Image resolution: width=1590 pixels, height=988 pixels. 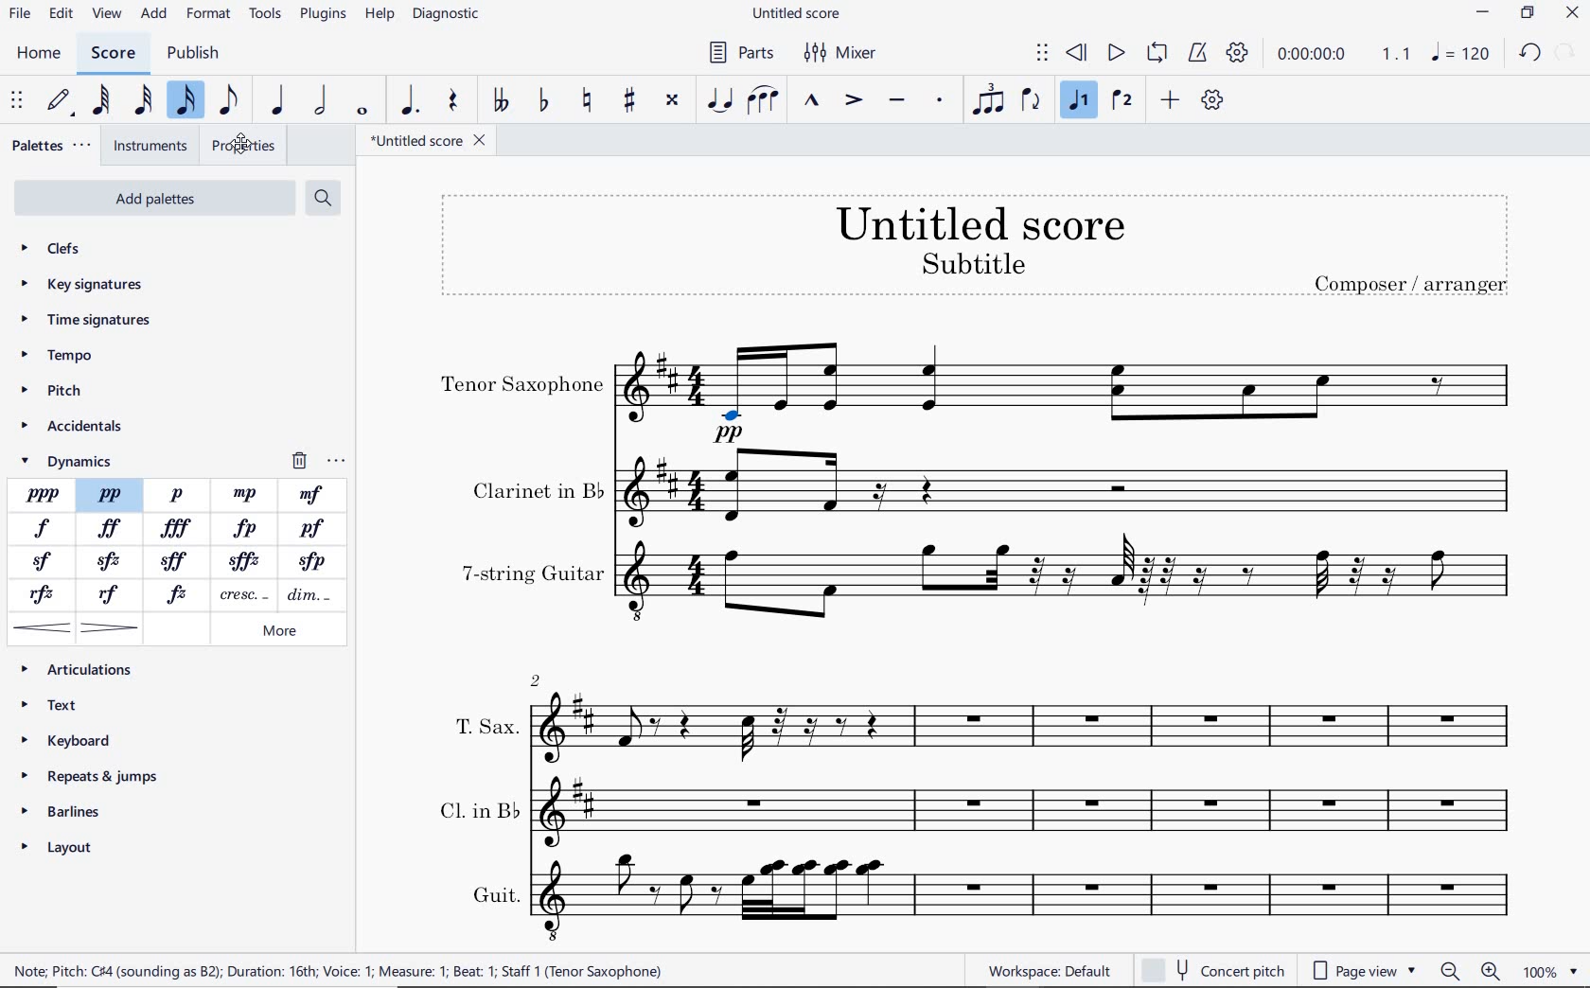 What do you see at coordinates (1072, 393) in the screenshot?
I see `Tenor Saxophone` at bounding box center [1072, 393].